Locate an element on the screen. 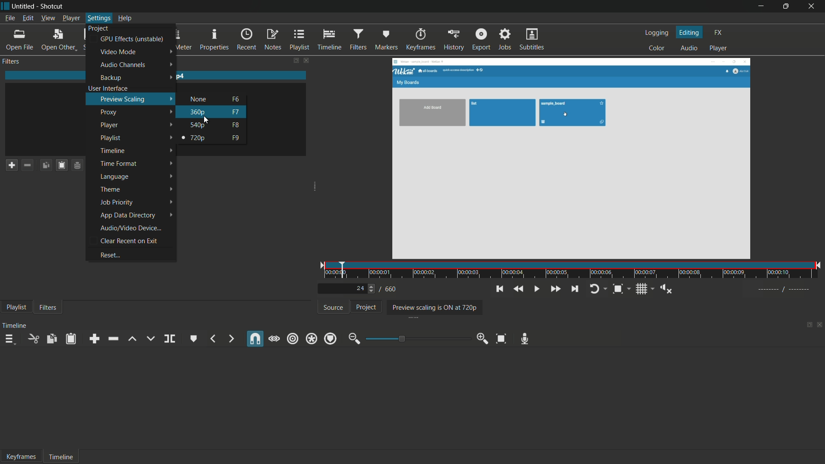  settings menu is located at coordinates (98, 18).